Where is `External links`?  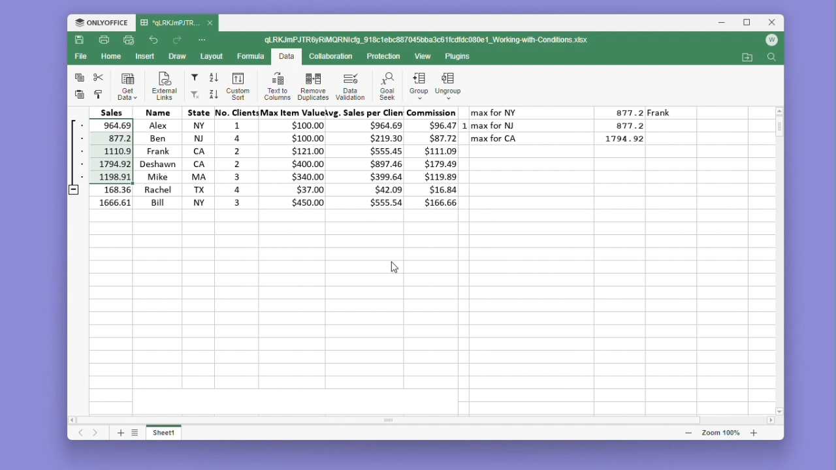
External links is located at coordinates (162, 86).